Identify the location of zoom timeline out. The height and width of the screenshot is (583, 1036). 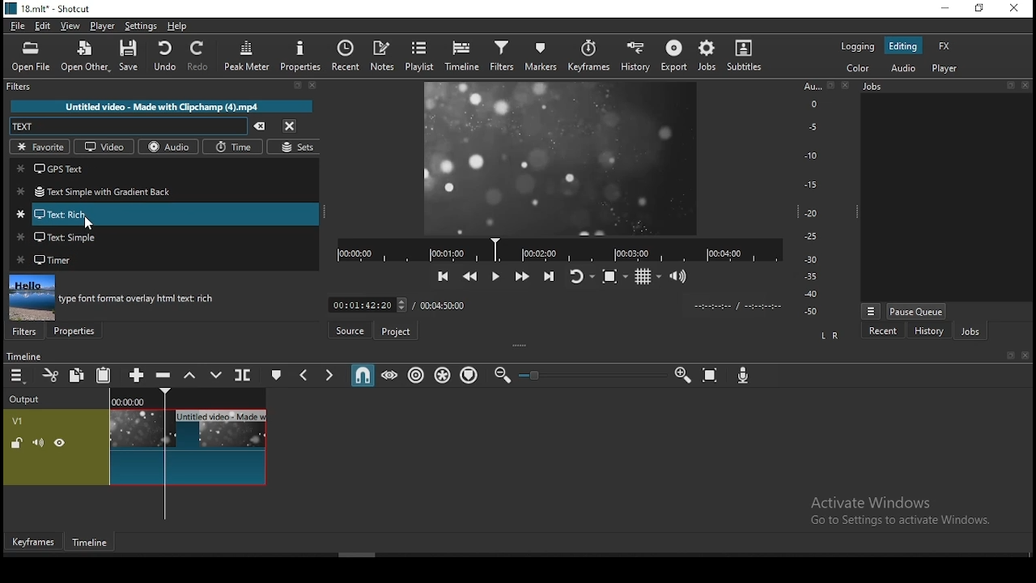
(502, 375).